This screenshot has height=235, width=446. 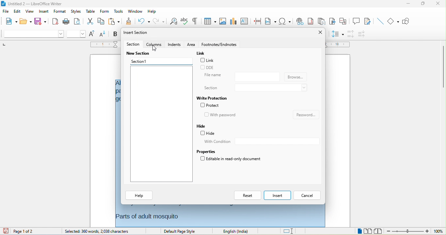 I want to click on insert section, so click(x=136, y=33).